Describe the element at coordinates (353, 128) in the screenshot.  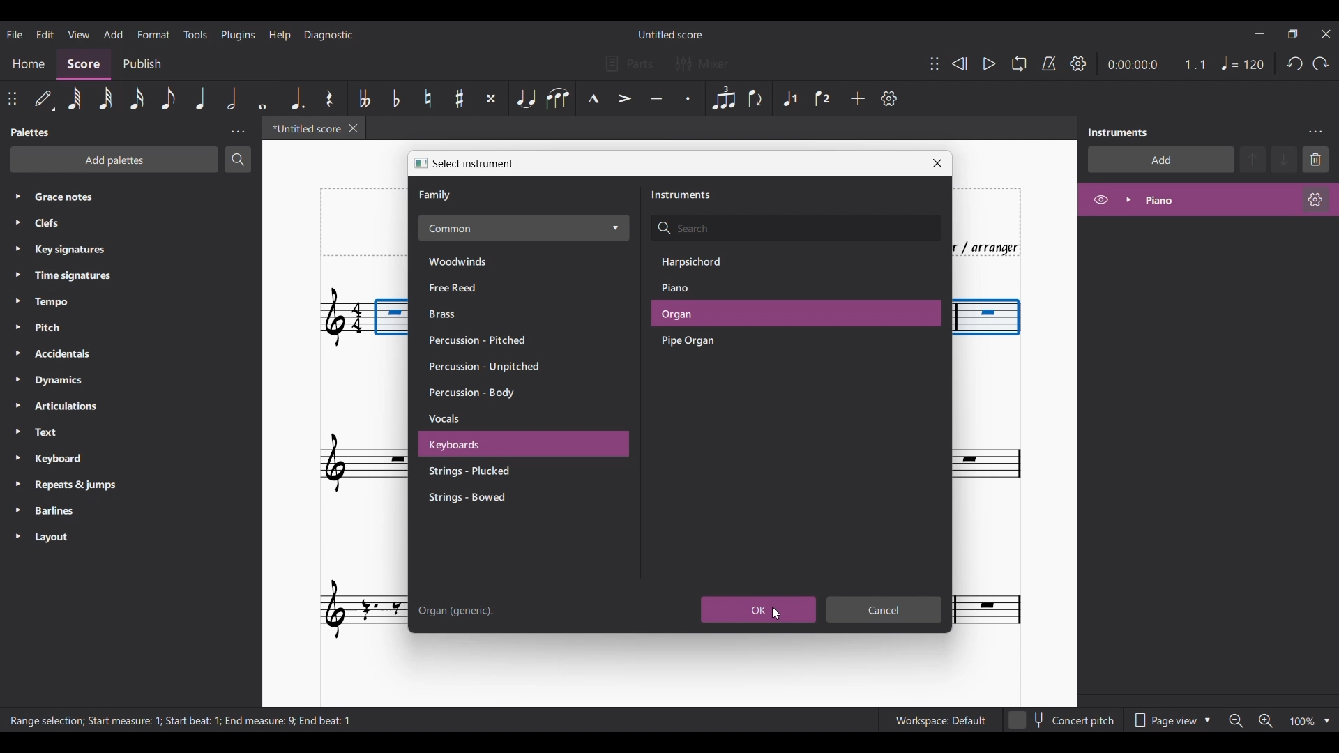
I see `Close current score tab` at that location.